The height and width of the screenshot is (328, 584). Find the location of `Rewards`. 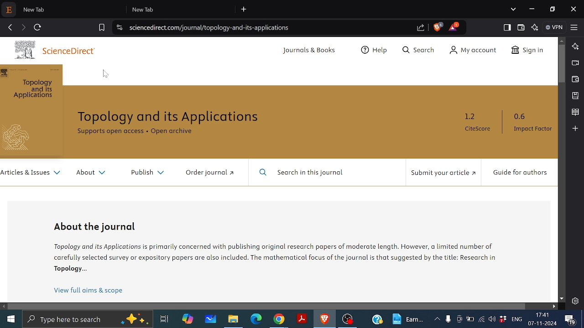

Rewards is located at coordinates (454, 26).